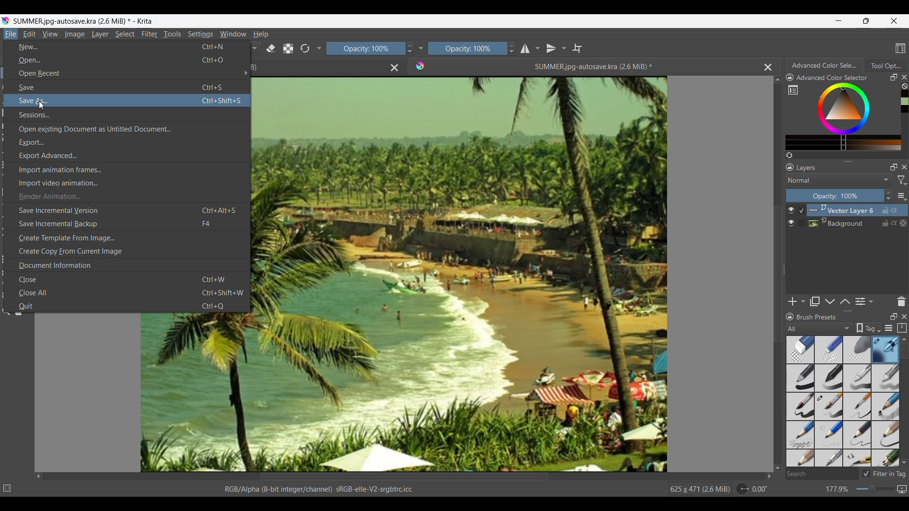  What do you see at coordinates (128, 115) in the screenshot?
I see `Sessions` at bounding box center [128, 115].